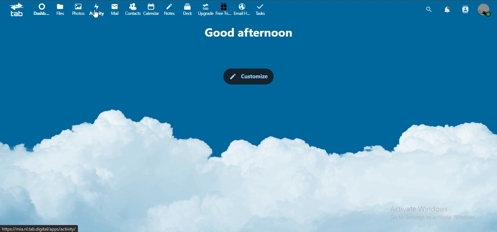 The image size is (497, 232). Describe the element at coordinates (243, 9) in the screenshot. I see `email hosting` at that location.